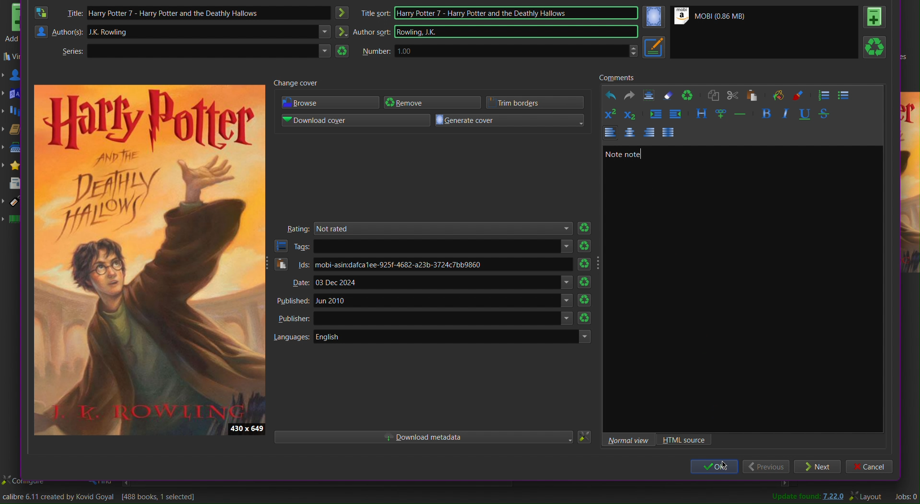  What do you see at coordinates (442, 302) in the screenshot?
I see `Jun 2010` at bounding box center [442, 302].